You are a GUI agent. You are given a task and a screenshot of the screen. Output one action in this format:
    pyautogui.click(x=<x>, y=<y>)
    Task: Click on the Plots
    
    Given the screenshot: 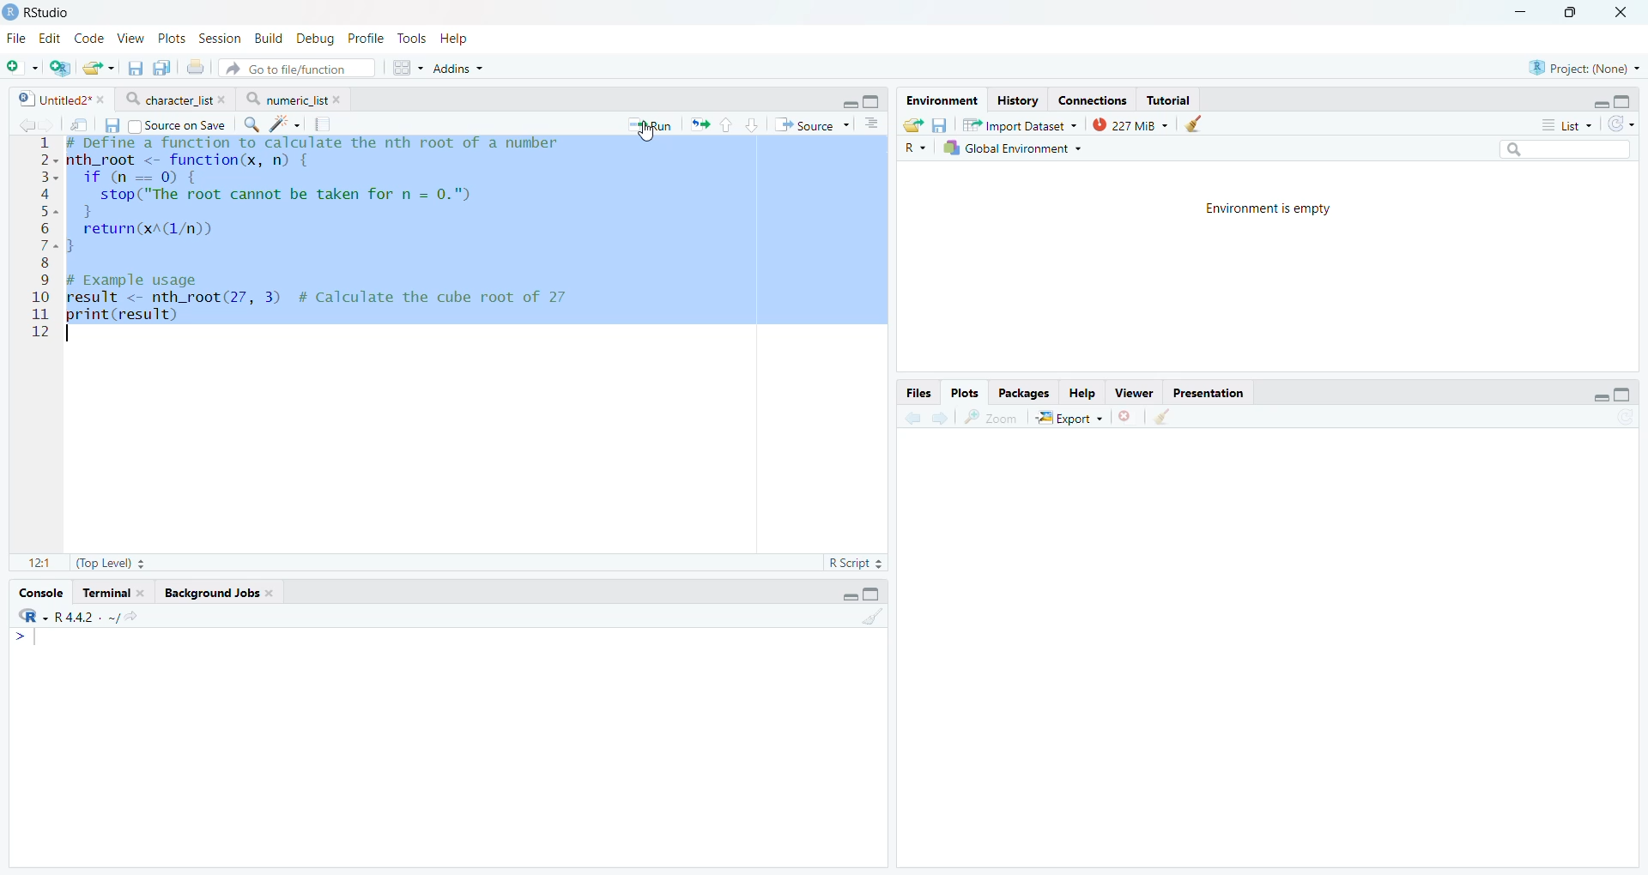 What is the action you would take?
    pyautogui.click(x=173, y=37)
    